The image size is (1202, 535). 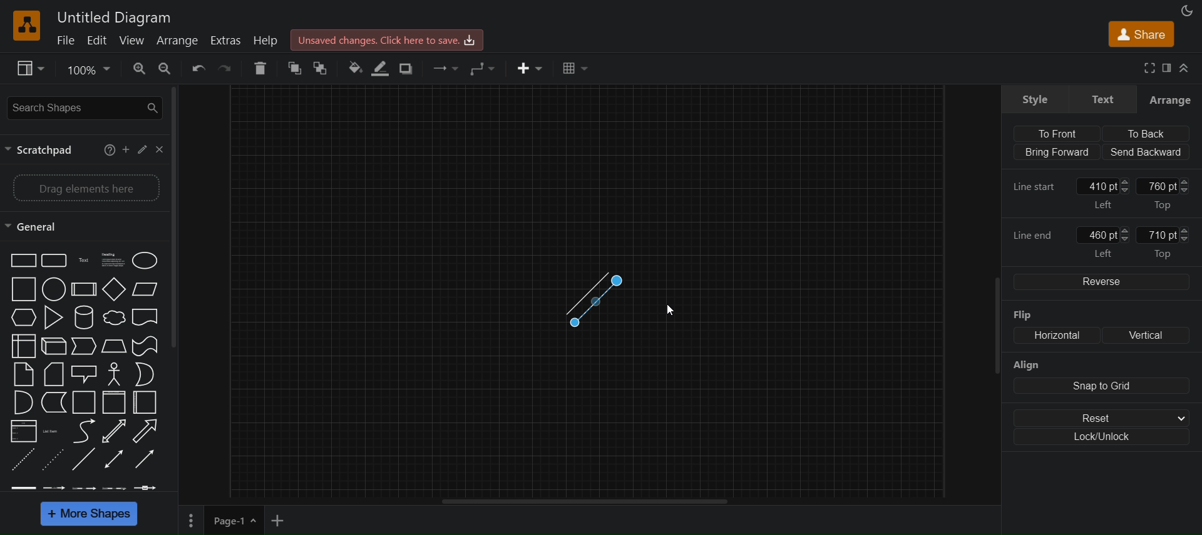 What do you see at coordinates (530, 68) in the screenshot?
I see `insert` at bounding box center [530, 68].